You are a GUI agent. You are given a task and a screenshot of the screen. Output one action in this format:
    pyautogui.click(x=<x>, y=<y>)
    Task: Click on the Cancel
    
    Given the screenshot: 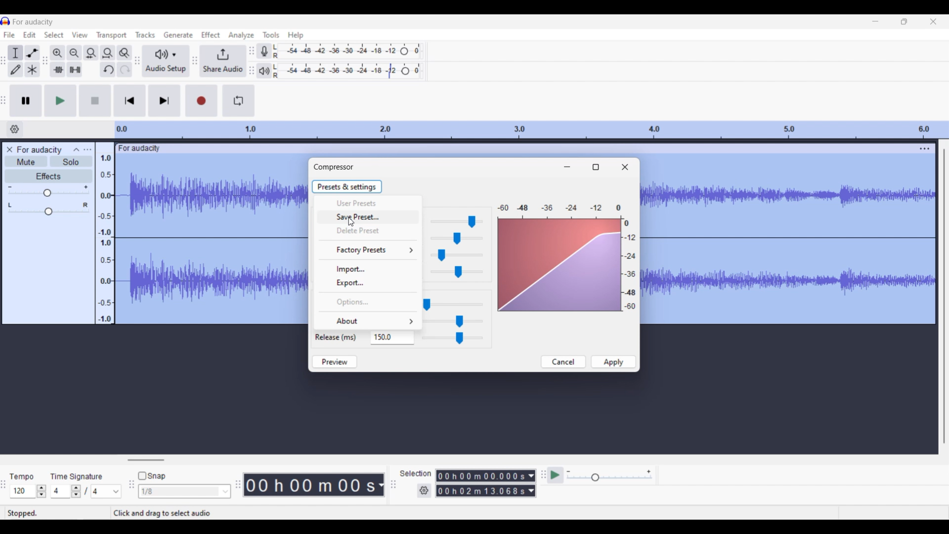 What is the action you would take?
    pyautogui.click(x=564, y=362)
    